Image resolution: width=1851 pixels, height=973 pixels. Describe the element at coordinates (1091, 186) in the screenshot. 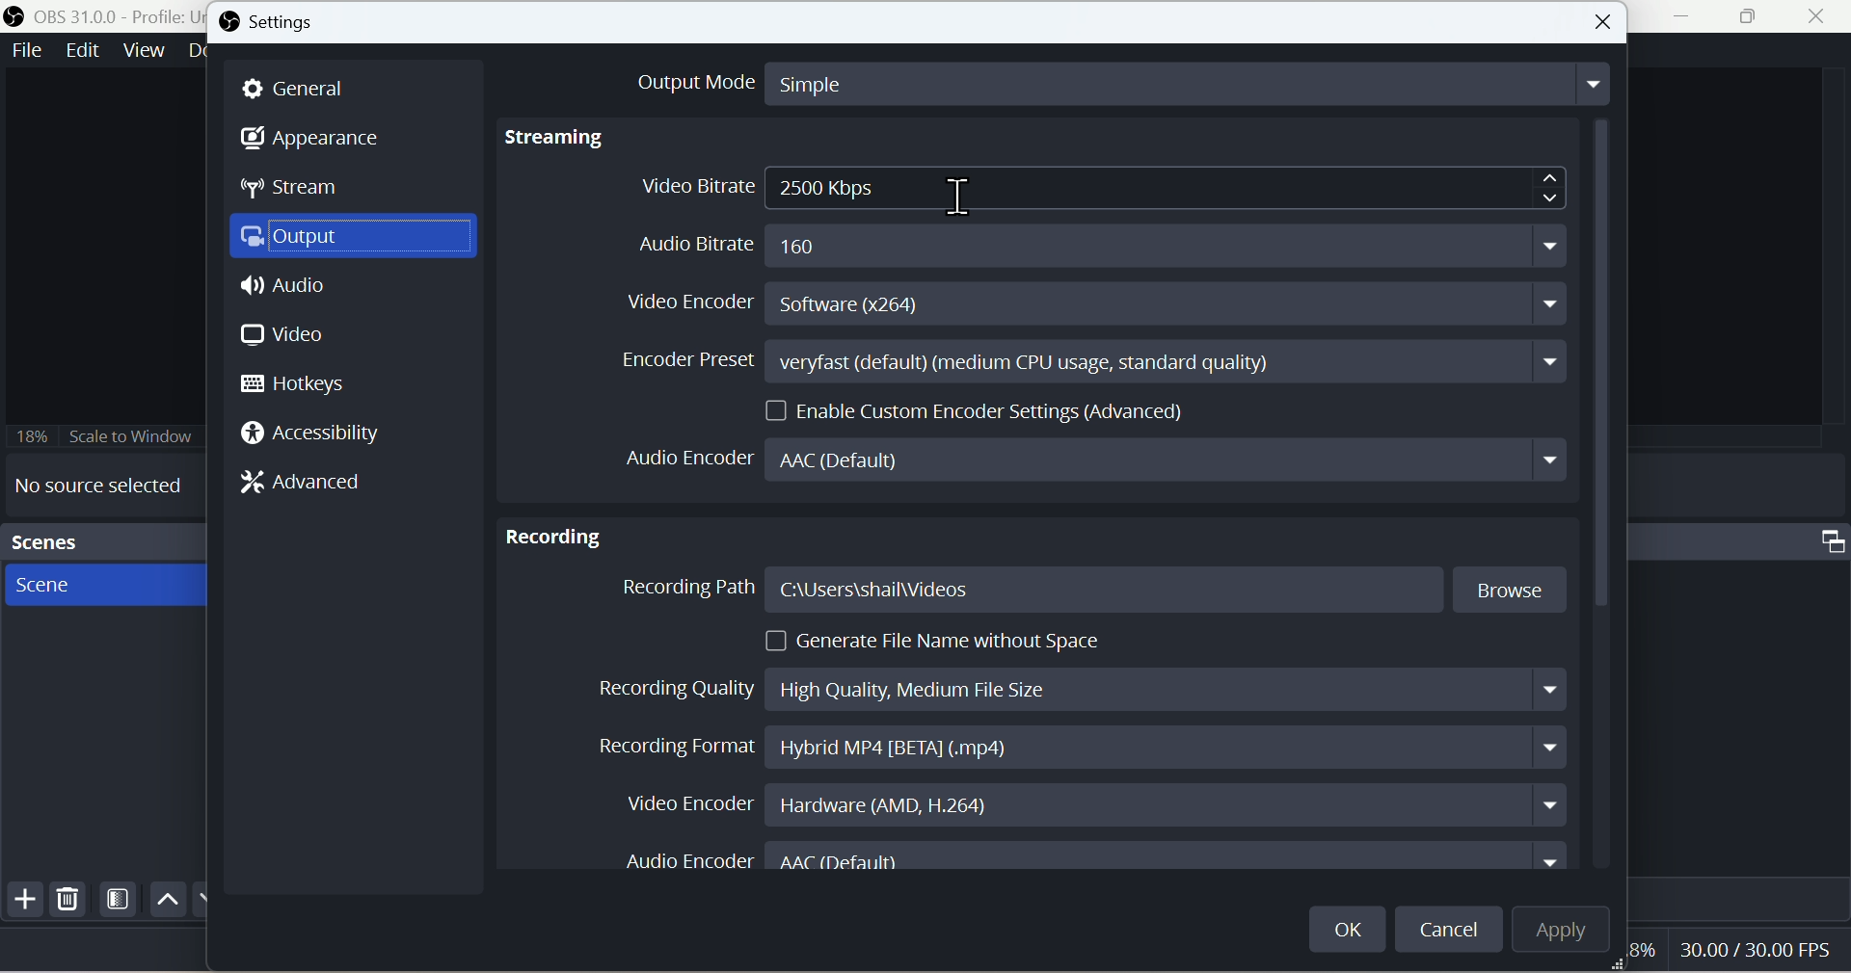

I see `Video Bitrate` at that location.